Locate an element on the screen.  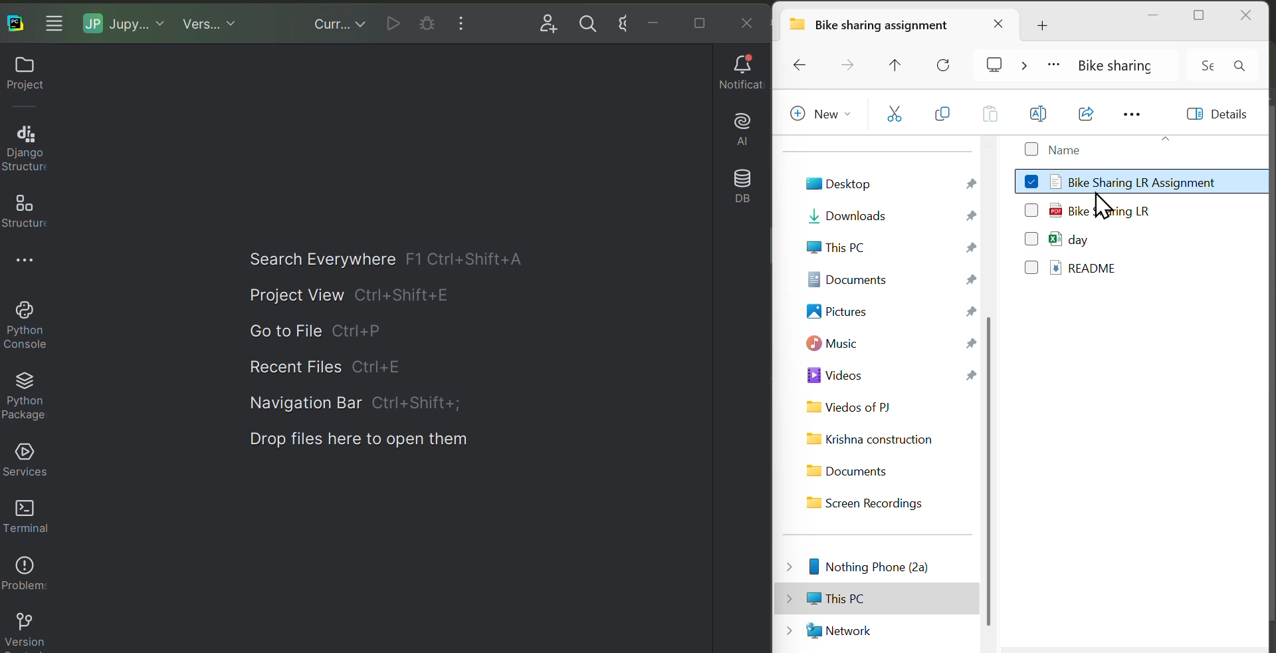
Python packages is located at coordinates (23, 397).